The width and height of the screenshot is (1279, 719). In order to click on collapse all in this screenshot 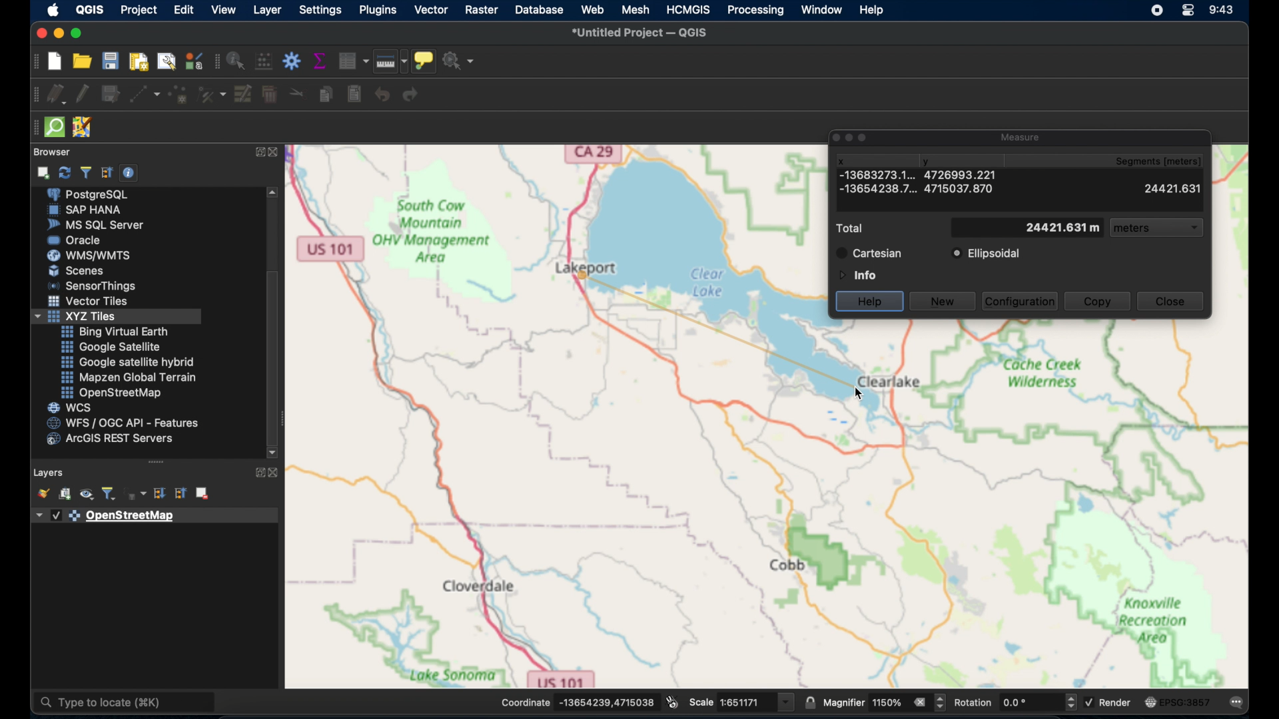, I will do `click(179, 493)`.